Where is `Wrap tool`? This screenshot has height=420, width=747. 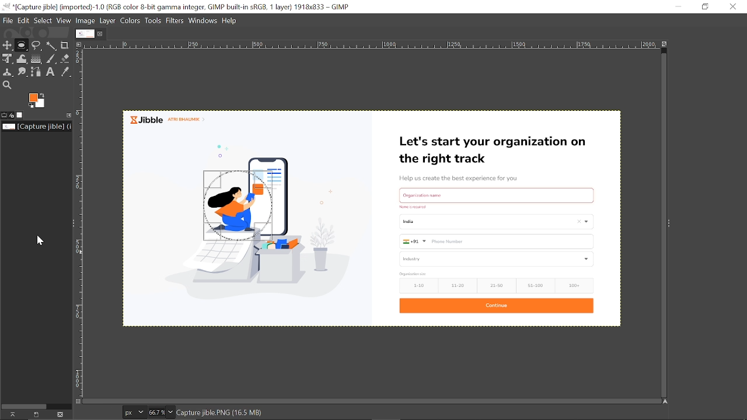 Wrap tool is located at coordinates (22, 58).